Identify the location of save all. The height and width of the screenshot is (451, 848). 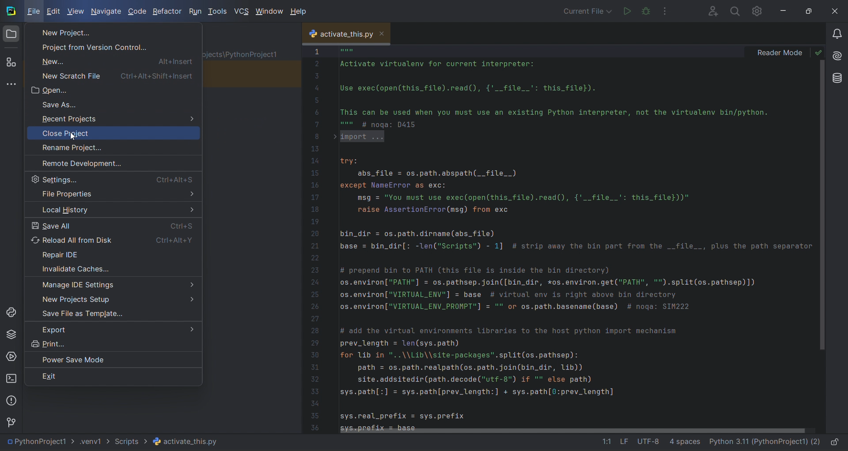
(113, 222).